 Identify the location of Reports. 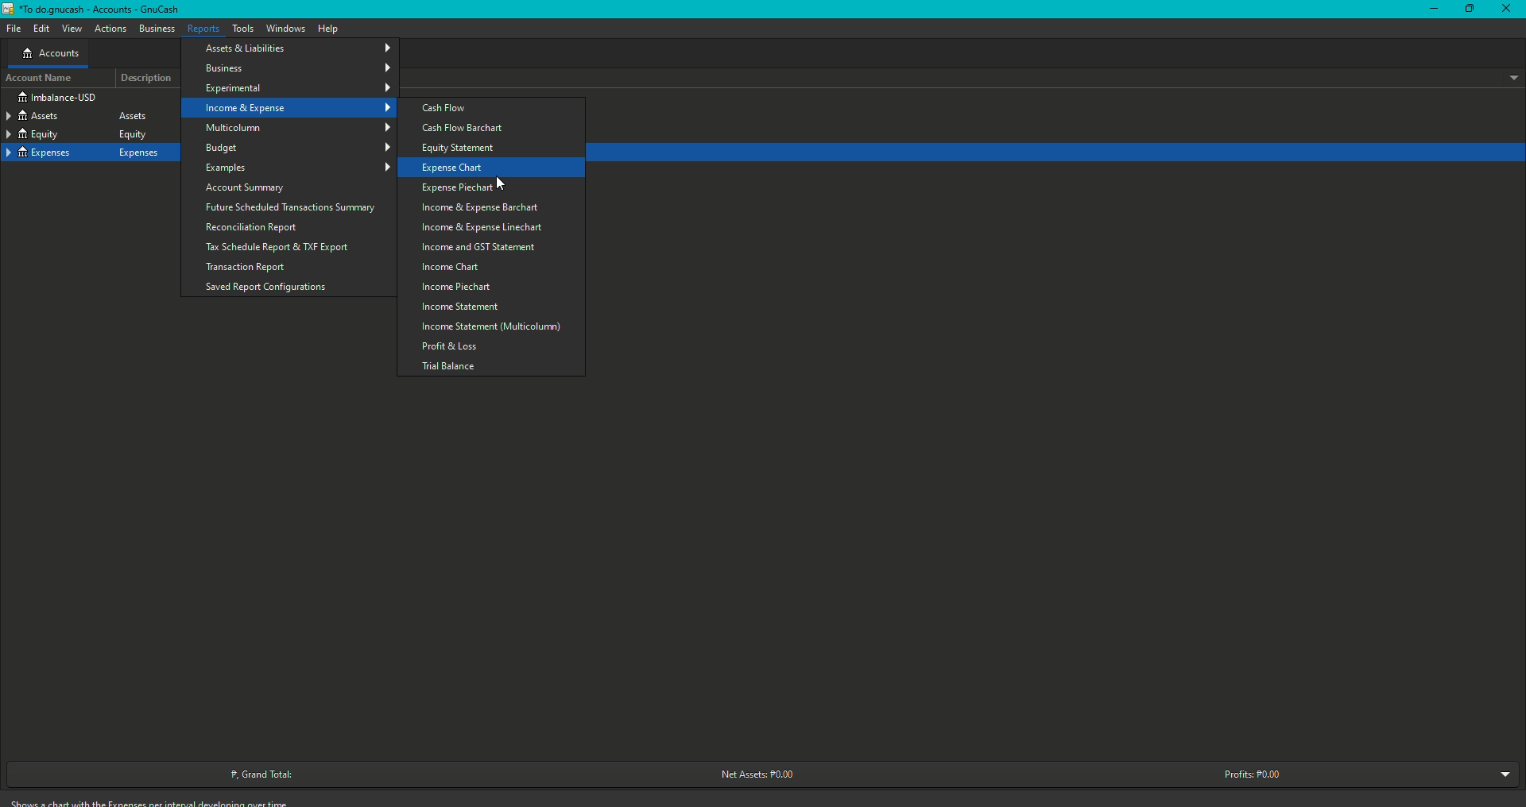
(203, 27).